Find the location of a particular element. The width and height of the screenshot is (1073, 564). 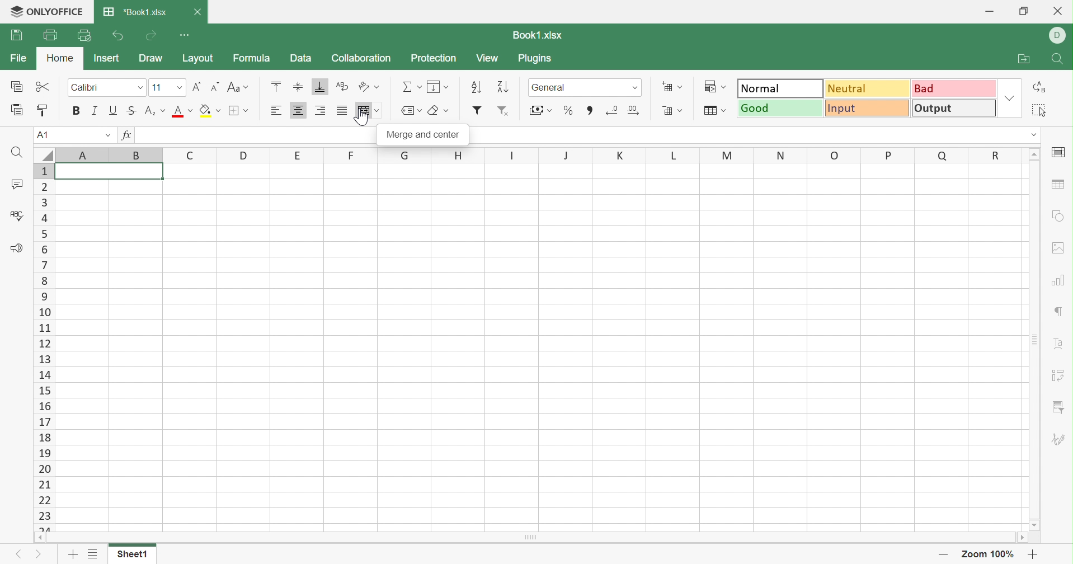

Zoom 100% is located at coordinates (991, 554).